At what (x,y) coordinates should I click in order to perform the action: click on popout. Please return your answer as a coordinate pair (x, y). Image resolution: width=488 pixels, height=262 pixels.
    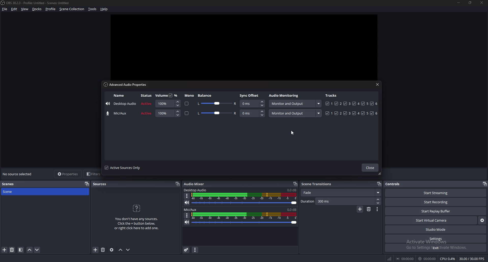
    Looking at the image, I should click on (379, 184).